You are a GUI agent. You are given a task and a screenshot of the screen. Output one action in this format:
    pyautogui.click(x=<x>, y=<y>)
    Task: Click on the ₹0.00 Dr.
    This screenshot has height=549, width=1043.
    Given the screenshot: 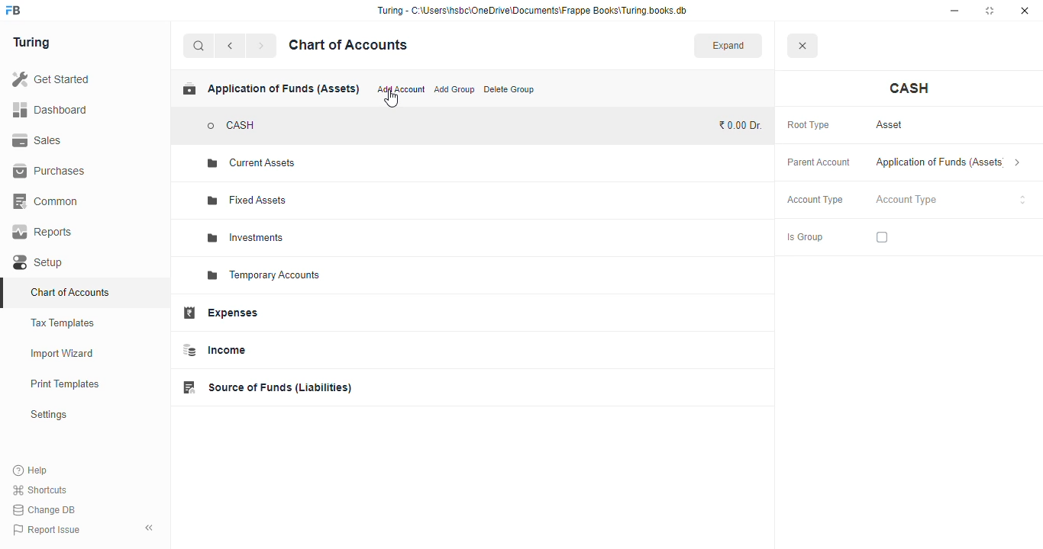 What is the action you would take?
    pyautogui.click(x=741, y=126)
    